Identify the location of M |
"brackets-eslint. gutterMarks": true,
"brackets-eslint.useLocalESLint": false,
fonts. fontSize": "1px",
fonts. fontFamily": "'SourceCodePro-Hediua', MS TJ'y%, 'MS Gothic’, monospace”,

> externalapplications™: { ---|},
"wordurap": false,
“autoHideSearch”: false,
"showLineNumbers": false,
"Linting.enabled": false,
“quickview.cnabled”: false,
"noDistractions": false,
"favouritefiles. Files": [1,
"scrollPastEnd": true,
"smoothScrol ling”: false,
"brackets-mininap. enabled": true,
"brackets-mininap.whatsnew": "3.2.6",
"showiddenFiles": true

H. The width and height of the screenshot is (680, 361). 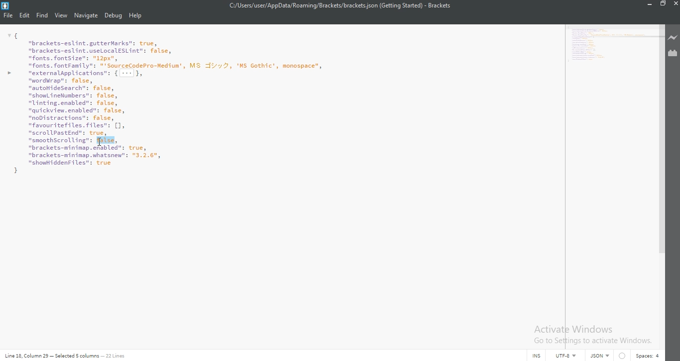
(280, 102).